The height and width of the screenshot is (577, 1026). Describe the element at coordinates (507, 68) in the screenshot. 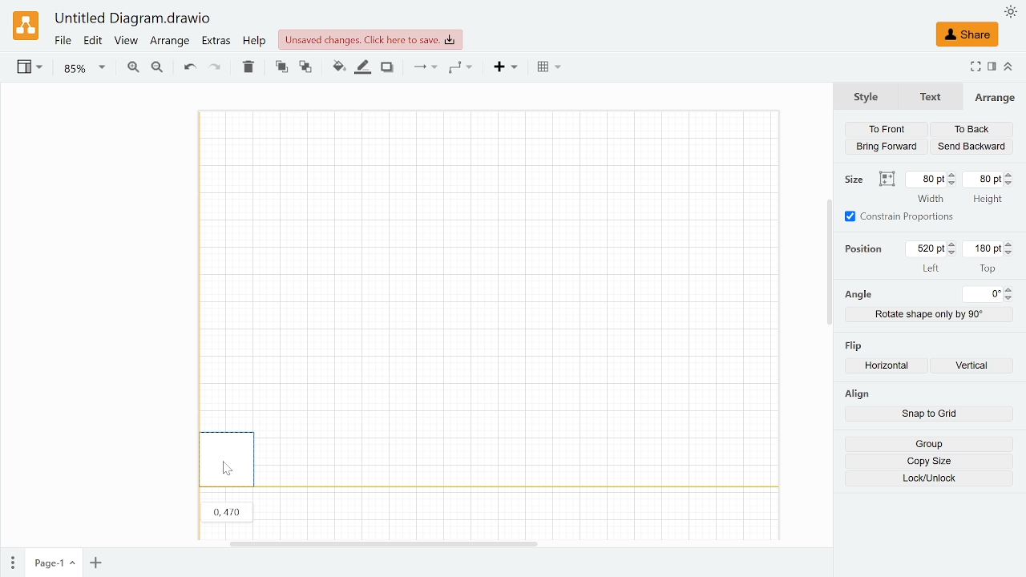

I see `Insert` at that location.